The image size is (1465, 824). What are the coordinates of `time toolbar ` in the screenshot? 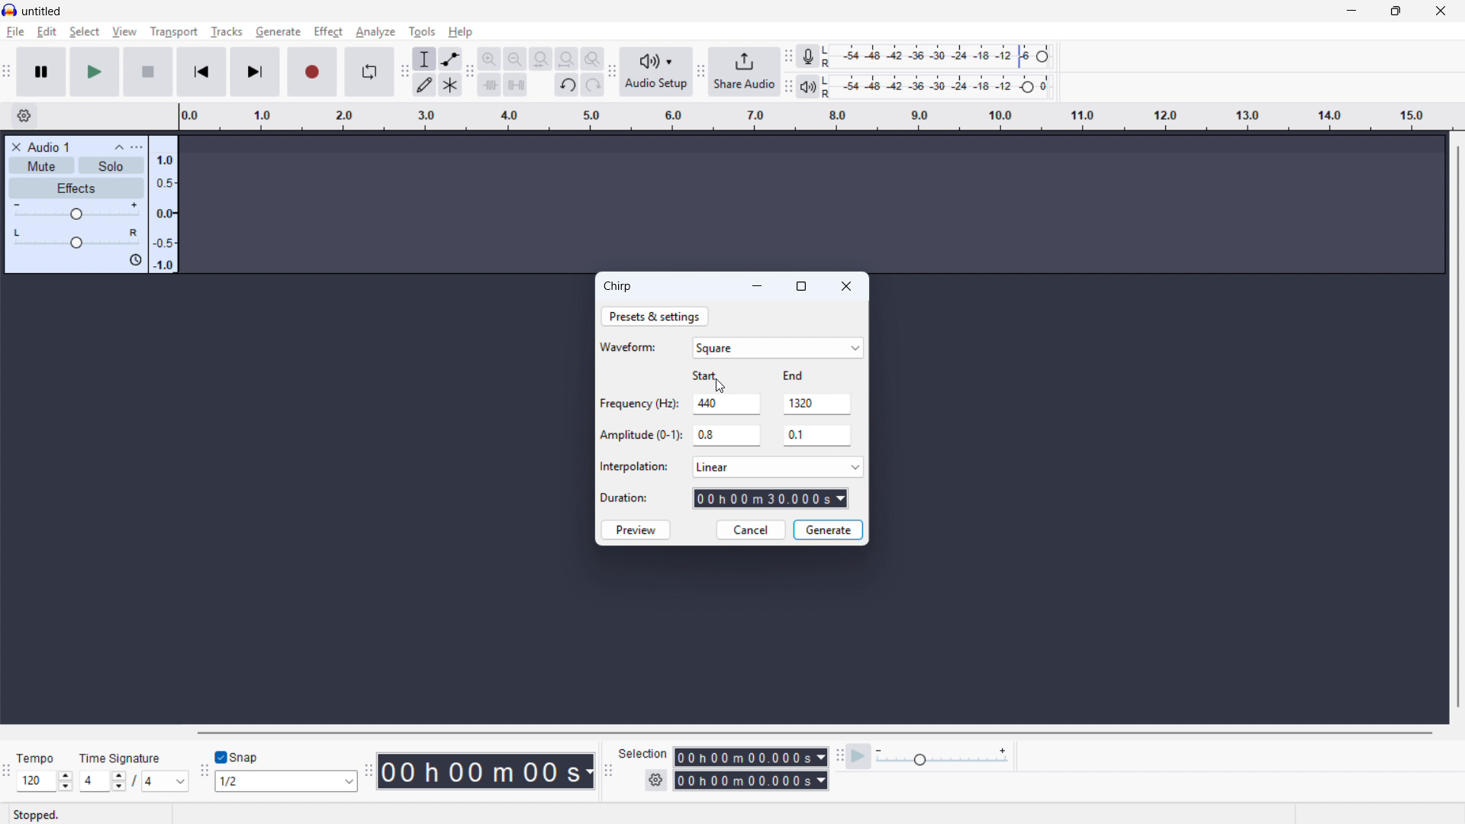 It's located at (369, 771).